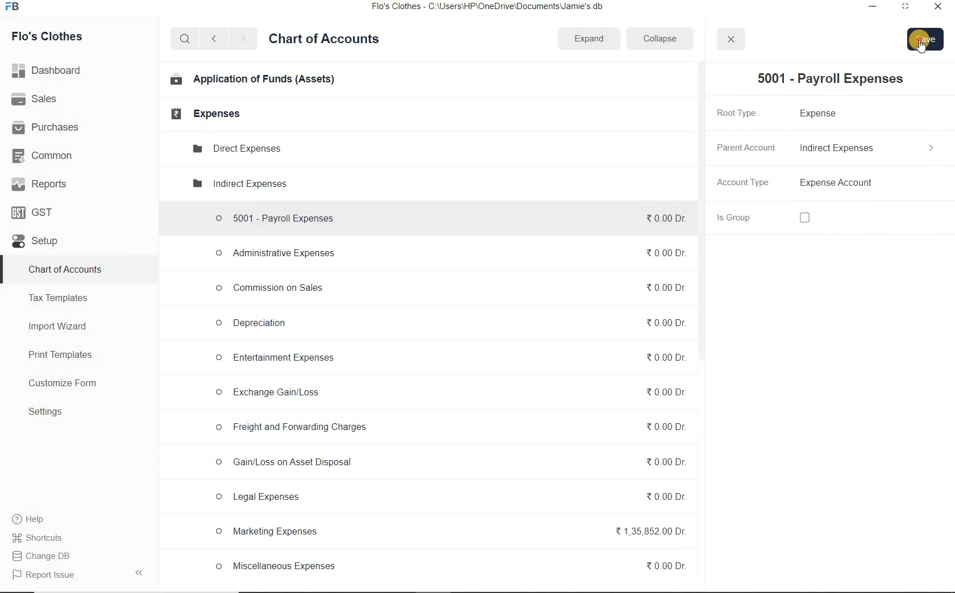  I want to click on next, so click(243, 40).